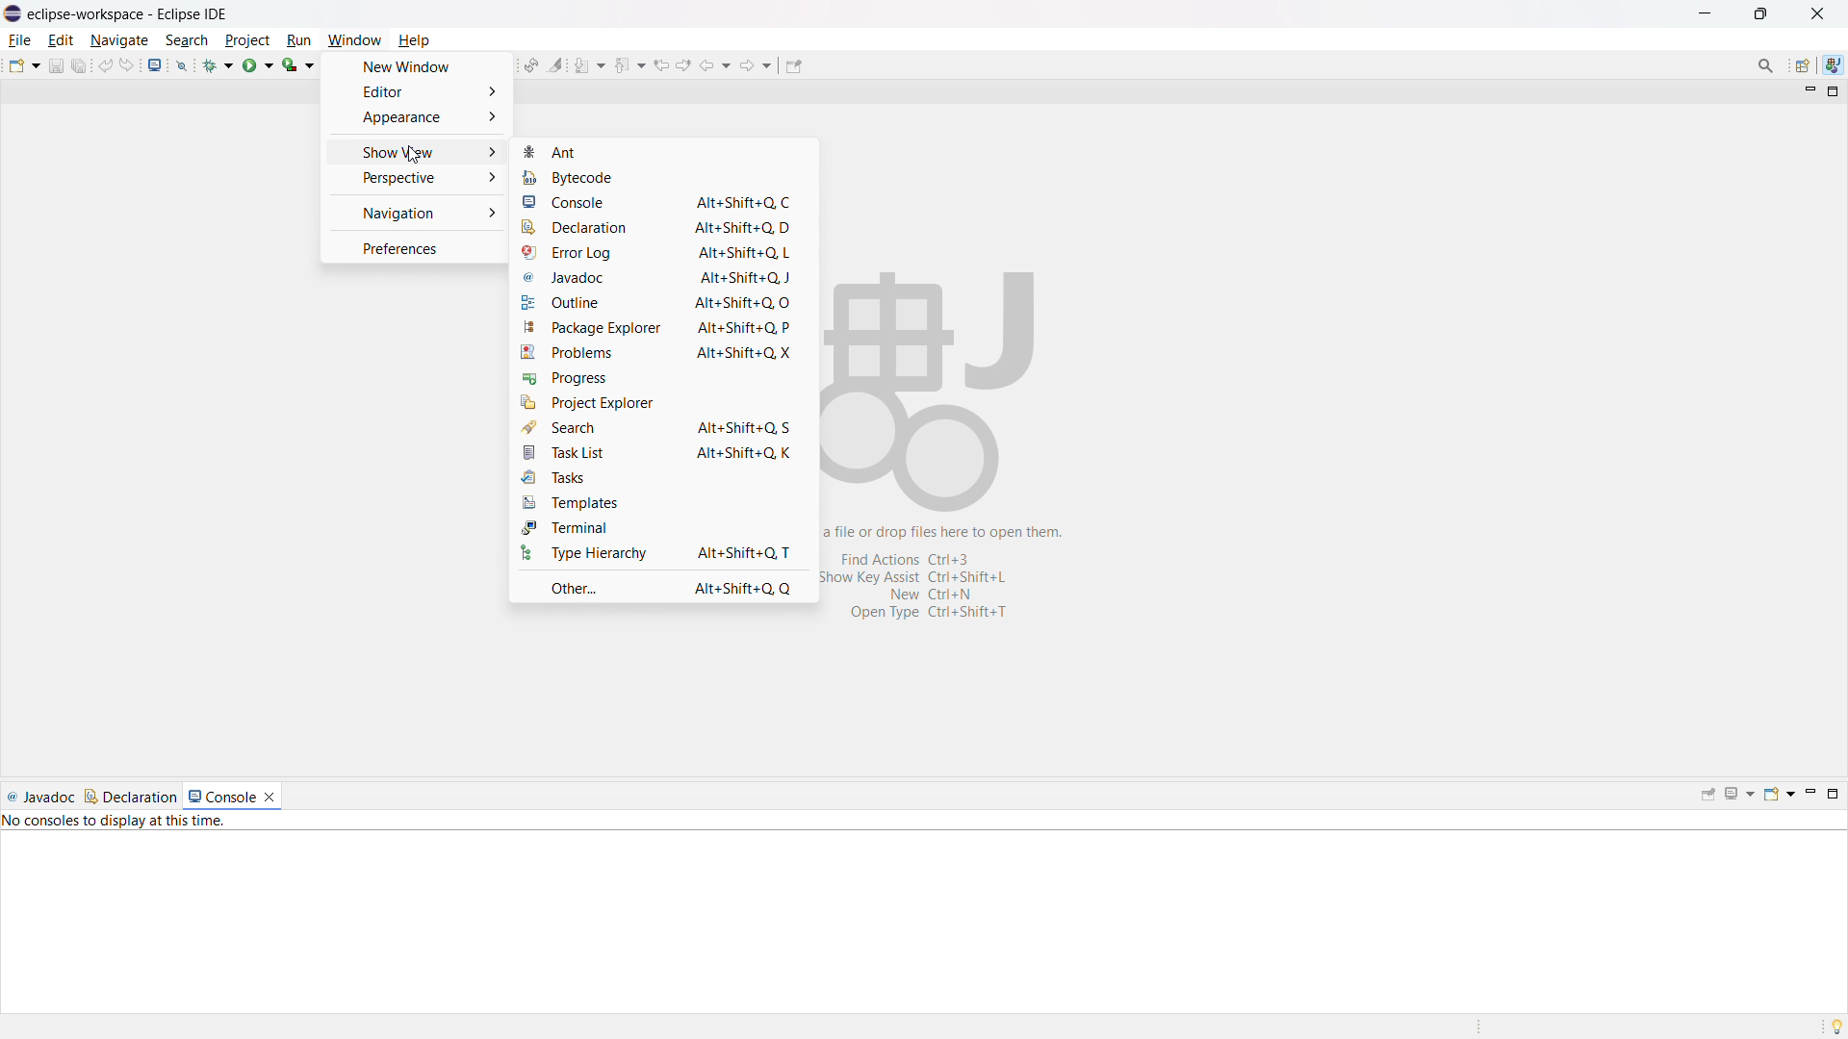 The height and width of the screenshot is (1039, 1848). Describe the element at coordinates (414, 40) in the screenshot. I see `help` at that location.